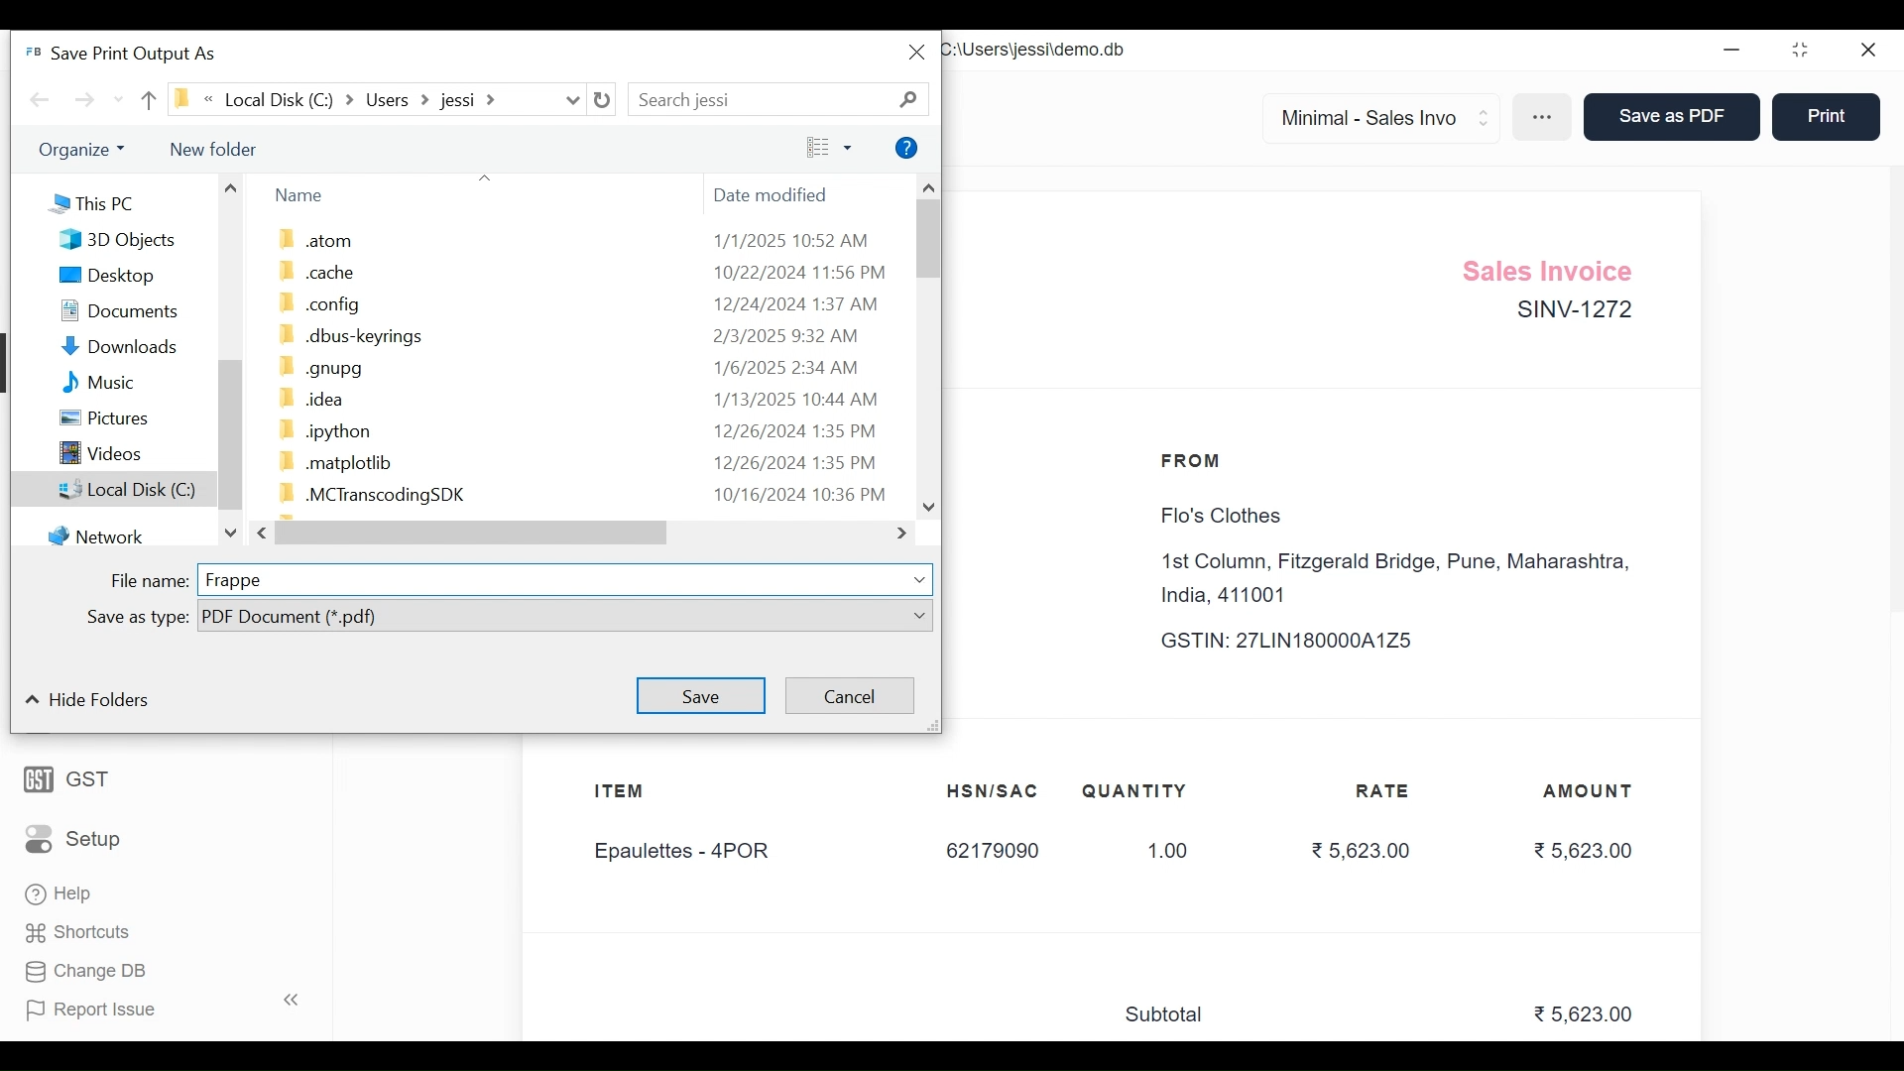  Describe the element at coordinates (828, 149) in the screenshot. I see `View ` at that location.